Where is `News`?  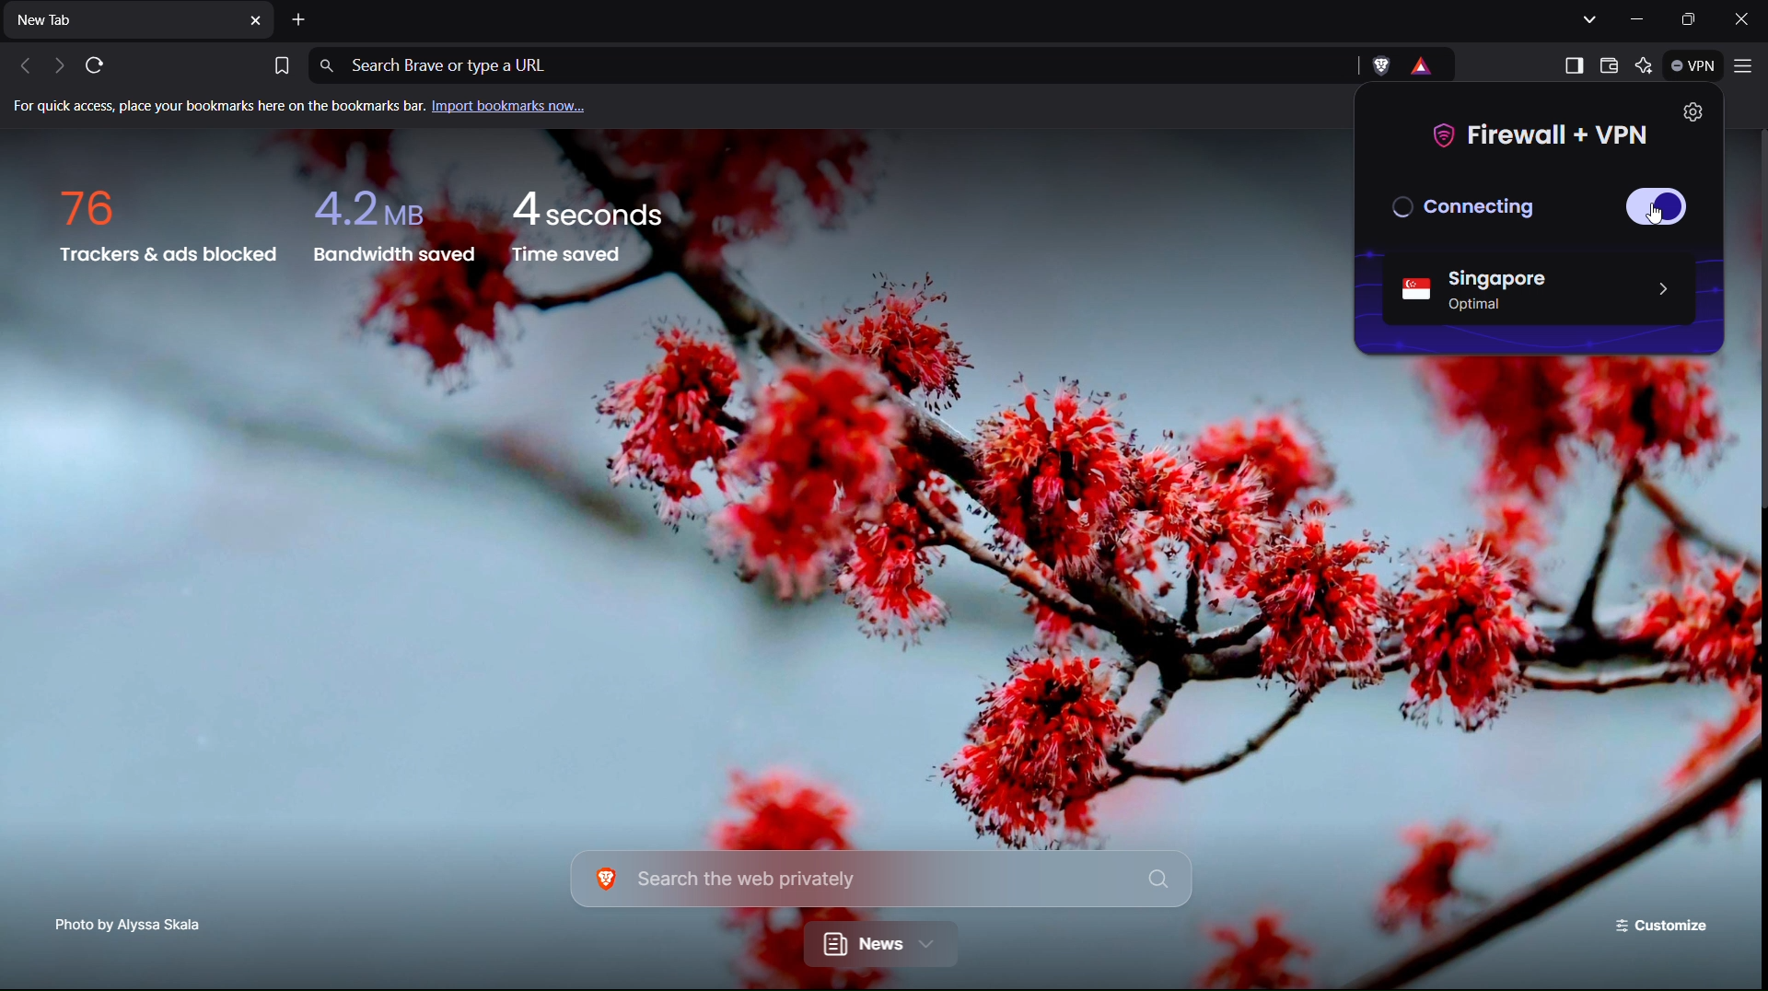 News is located at coordinates (882, 944).